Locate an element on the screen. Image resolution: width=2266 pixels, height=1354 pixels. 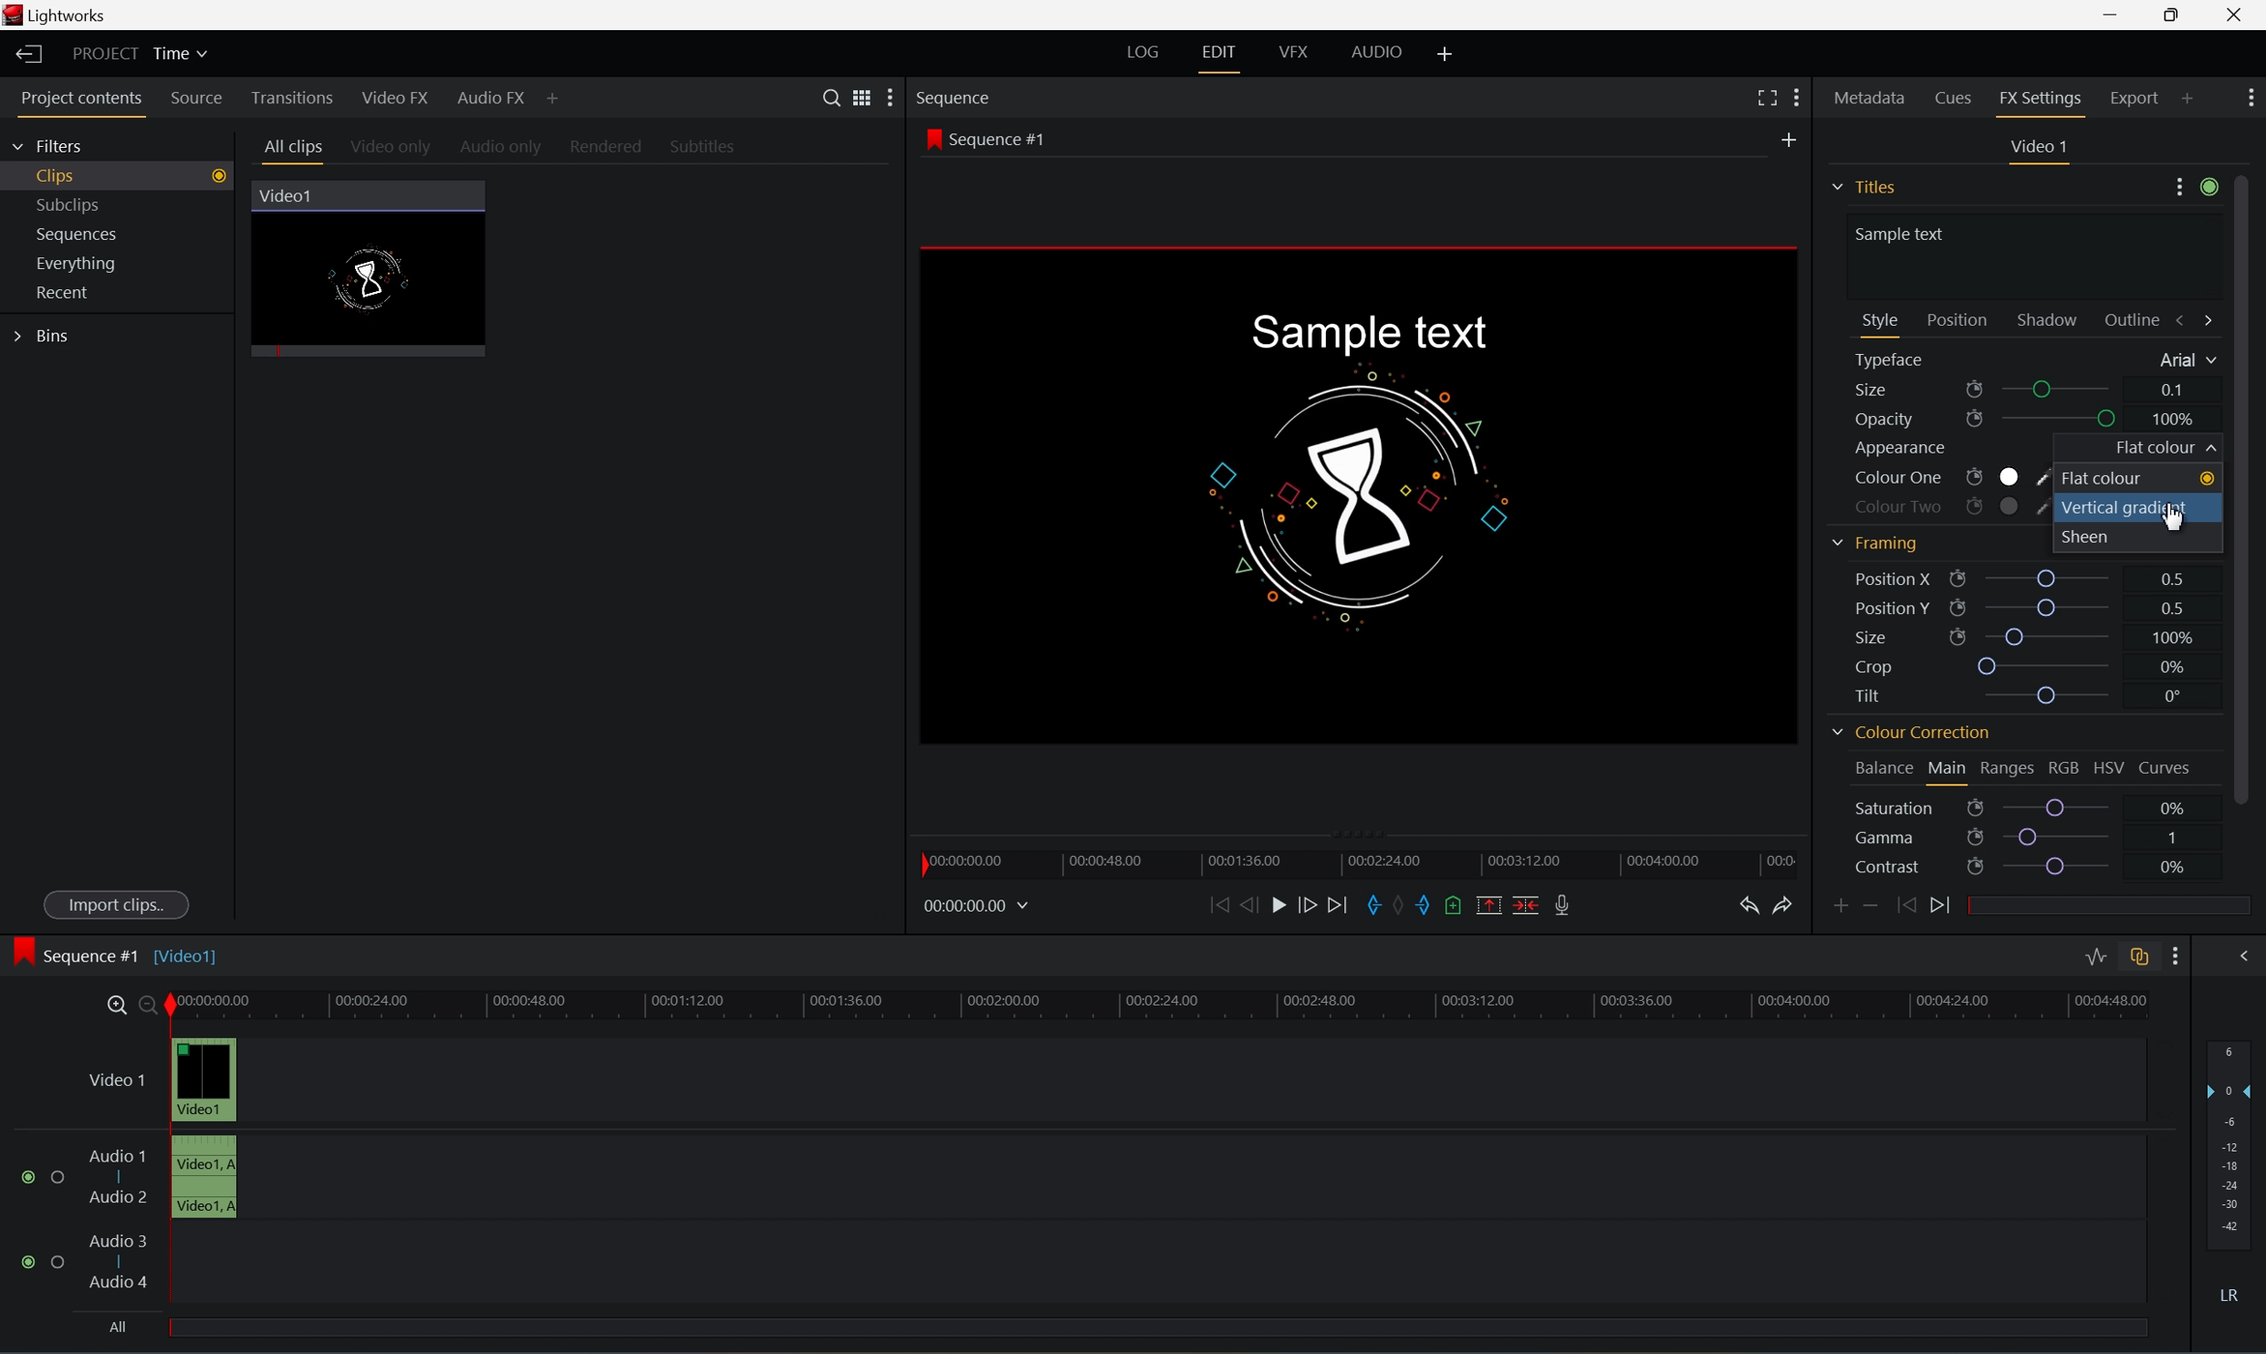
Subtitles is located at coordinates (705, 146).